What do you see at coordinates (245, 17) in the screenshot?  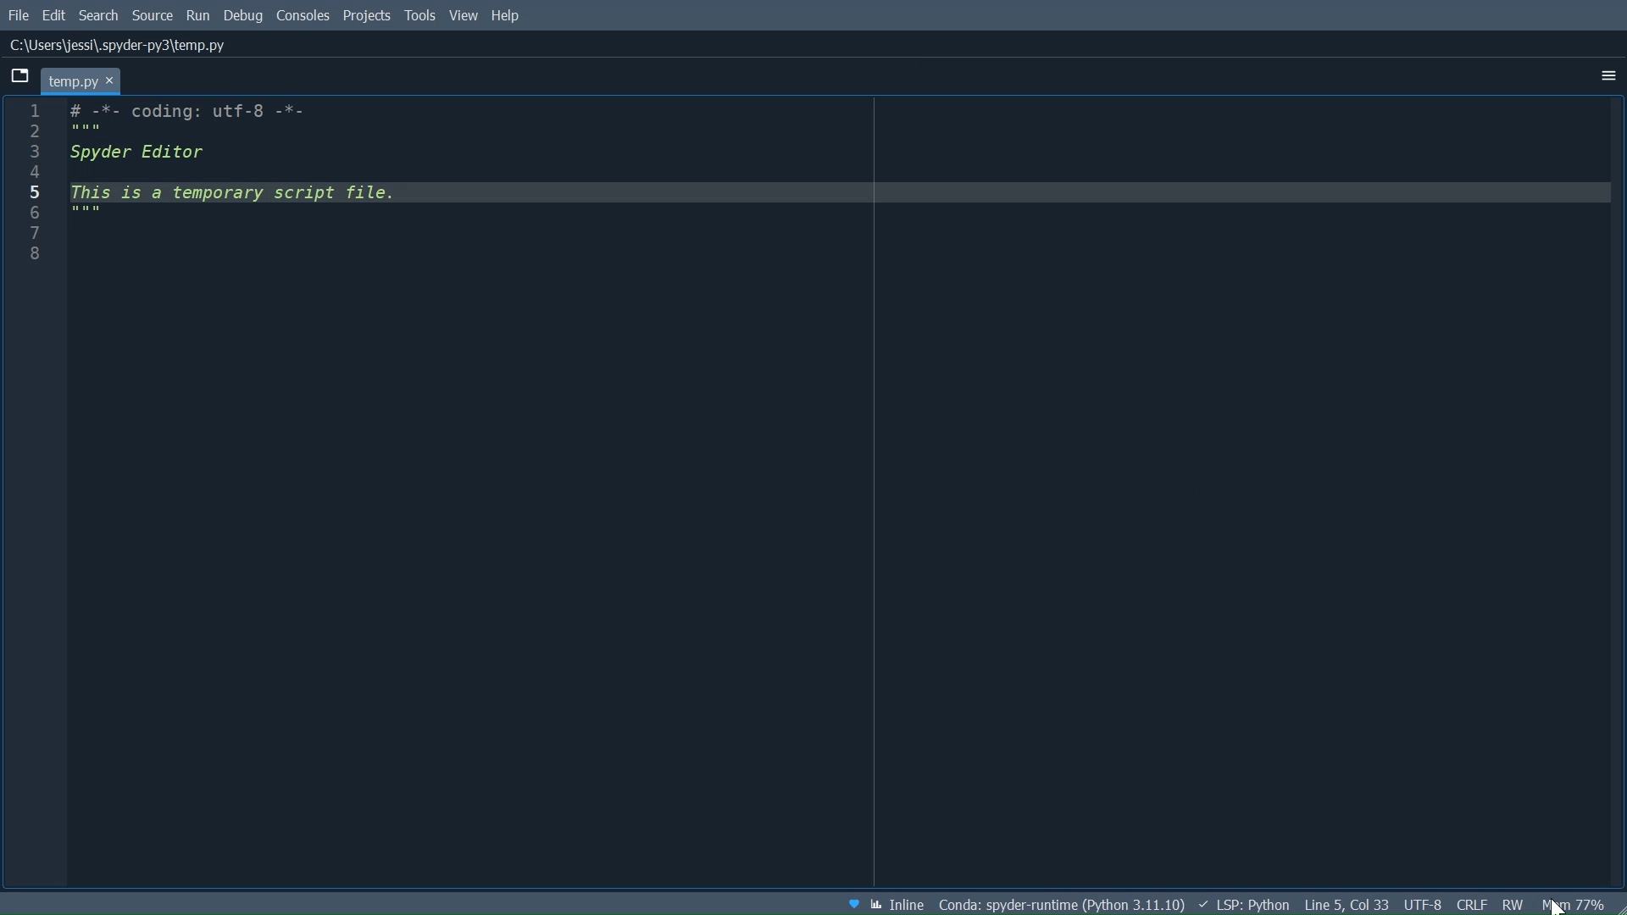 I see `Debug` at bounding box center [245, 17].